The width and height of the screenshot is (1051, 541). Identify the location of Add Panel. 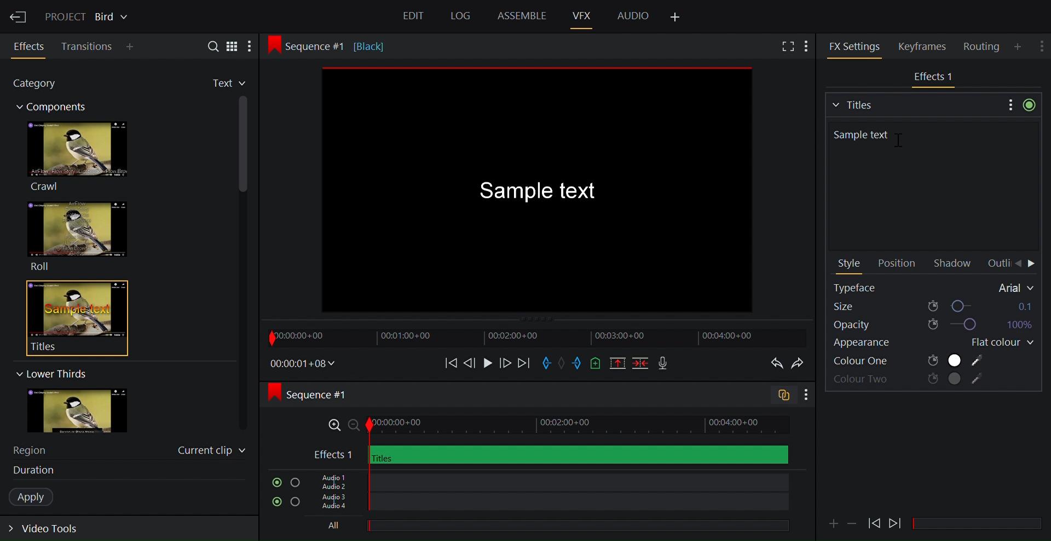
(809, 45).